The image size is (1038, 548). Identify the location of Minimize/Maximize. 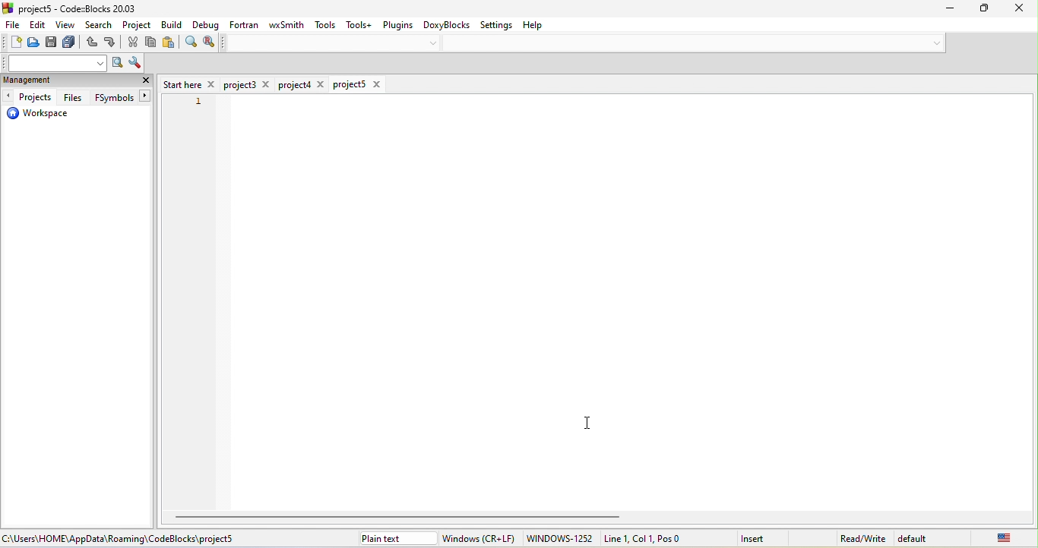
(978, 9).